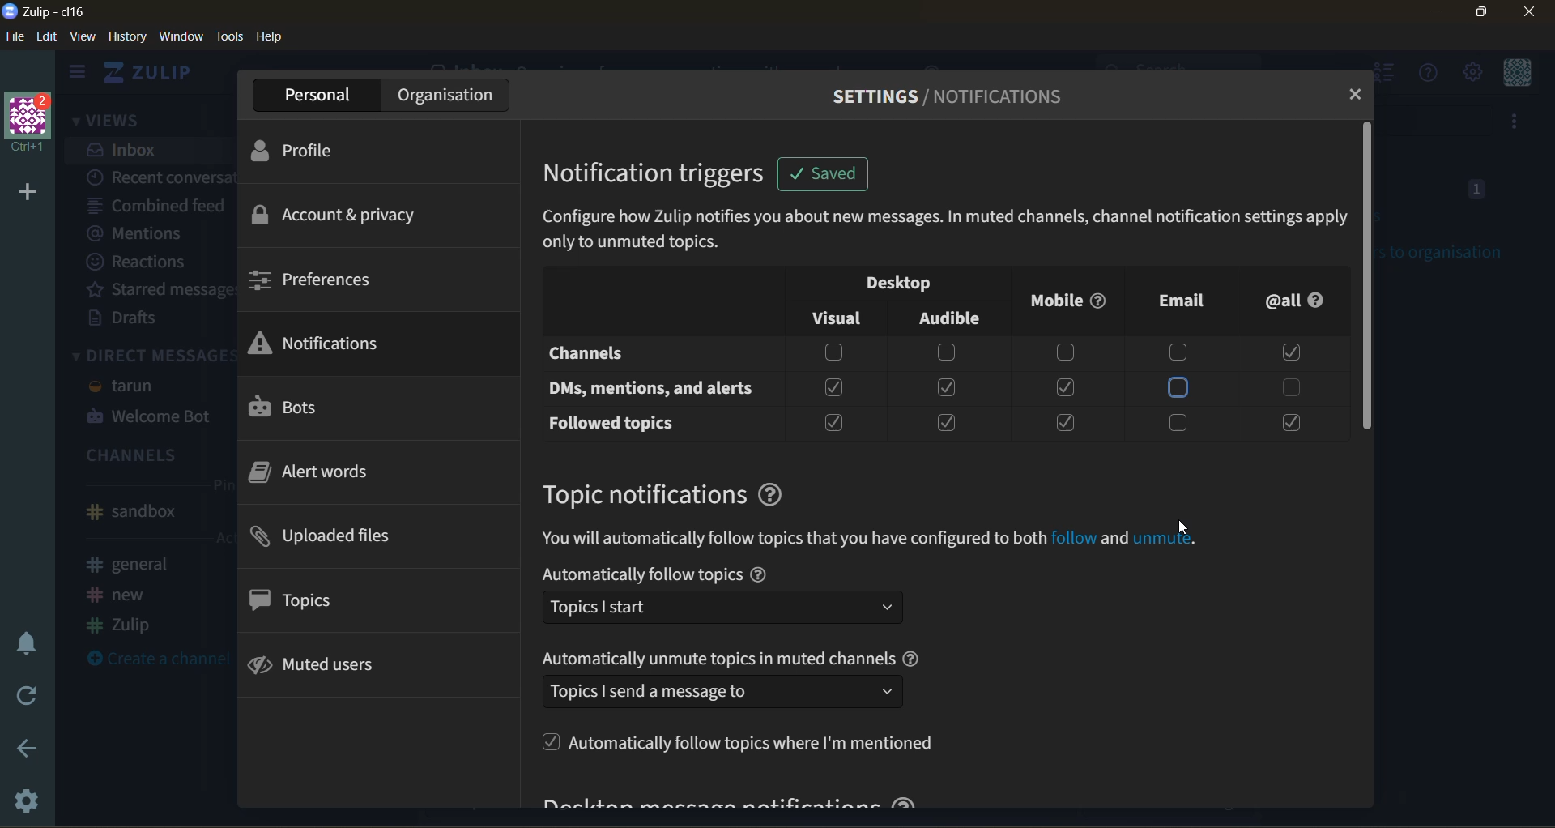 This screenshot has width=1555, height=828. Describe the element at coordinates (34, 124) in the screenshot. I see `organisation name` at that location.